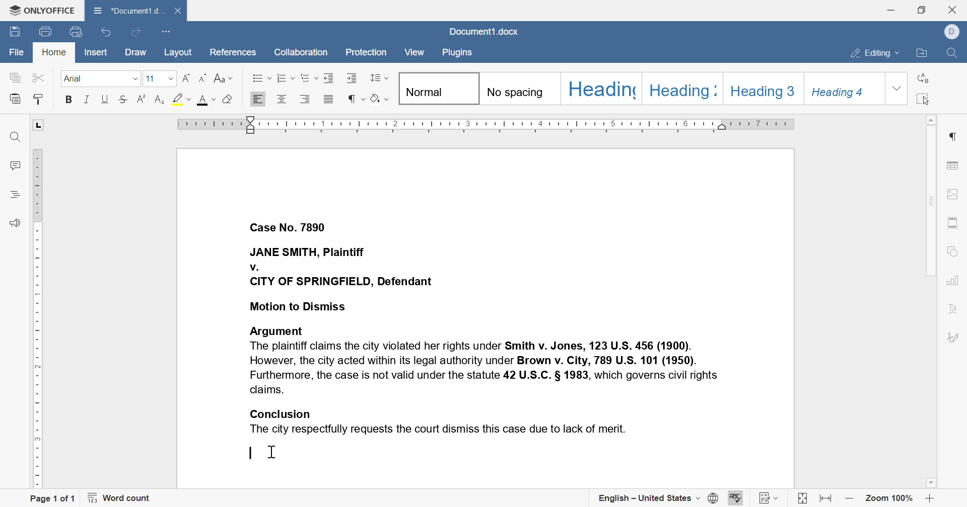 This screenshot has height=507, width=967. Describe the element at coordinates (76, 33) in the screenshot. I see `quick print` at that location.